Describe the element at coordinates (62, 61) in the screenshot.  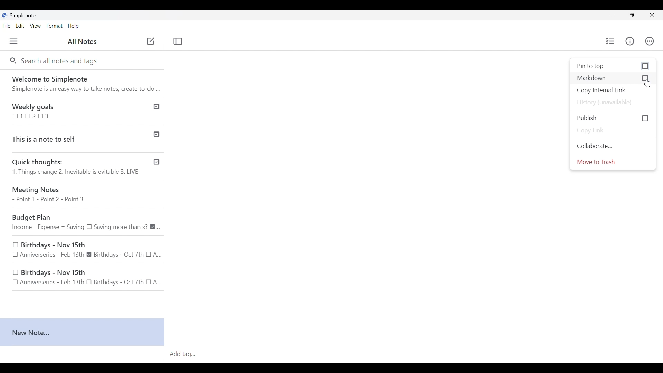
I see `Search all notes and tags` at that location.